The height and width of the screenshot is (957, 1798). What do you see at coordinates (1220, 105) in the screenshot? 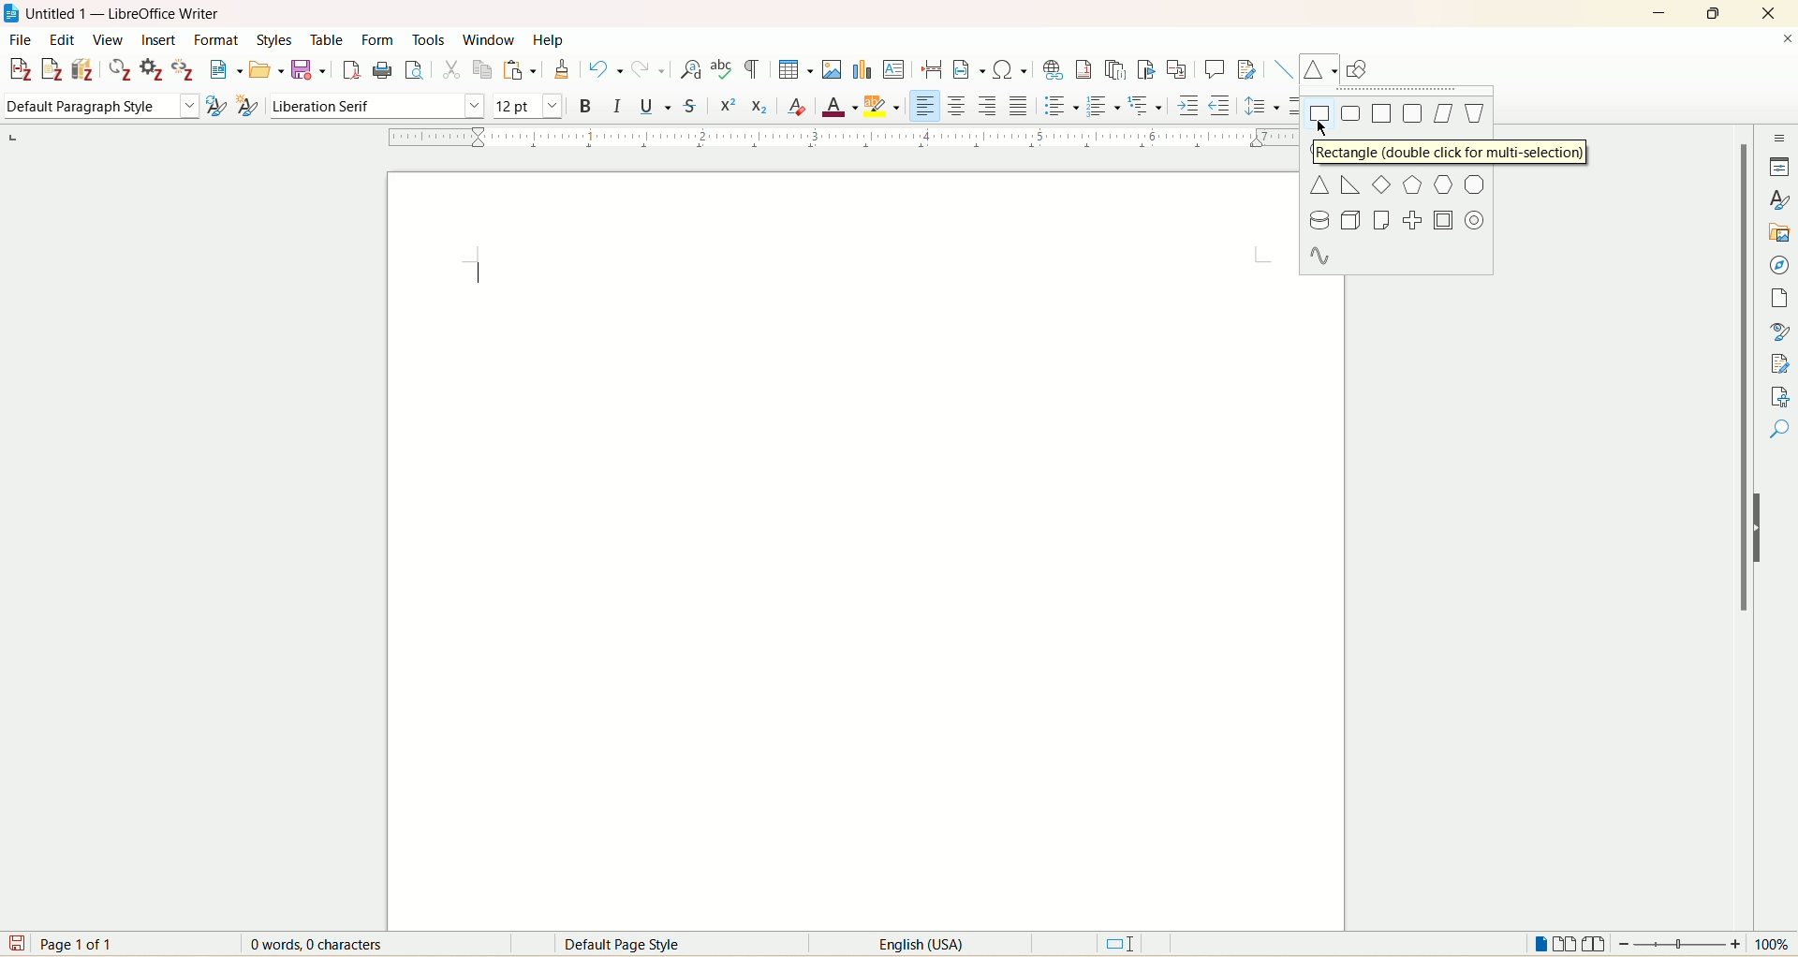
I see `decrease indent` at bounding box center [1220, 105].